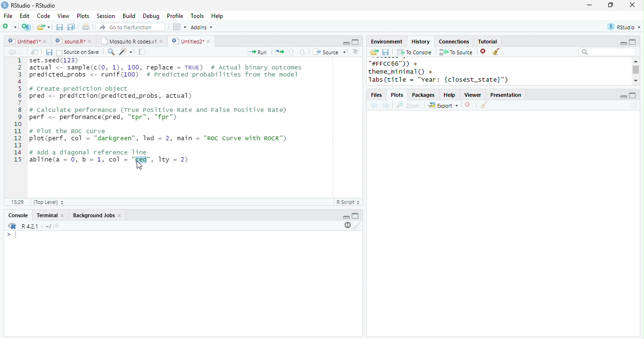 The image size is (644, 339). Describe the element at coordinates (8, 16) in the screenshot. I see `File` at that location.